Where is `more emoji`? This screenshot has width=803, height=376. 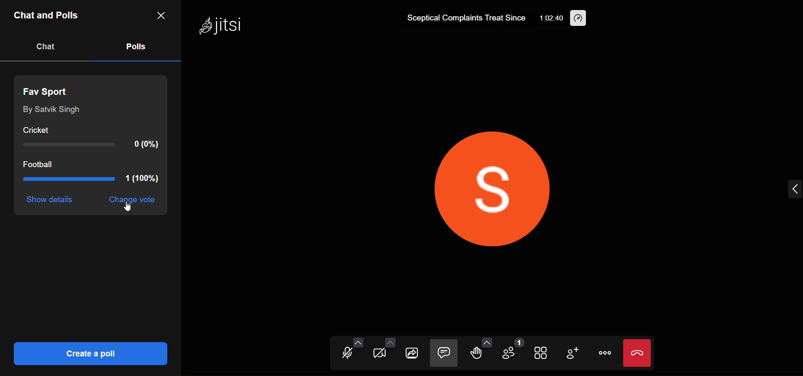
more emoji is located at coordinates (487, 342).